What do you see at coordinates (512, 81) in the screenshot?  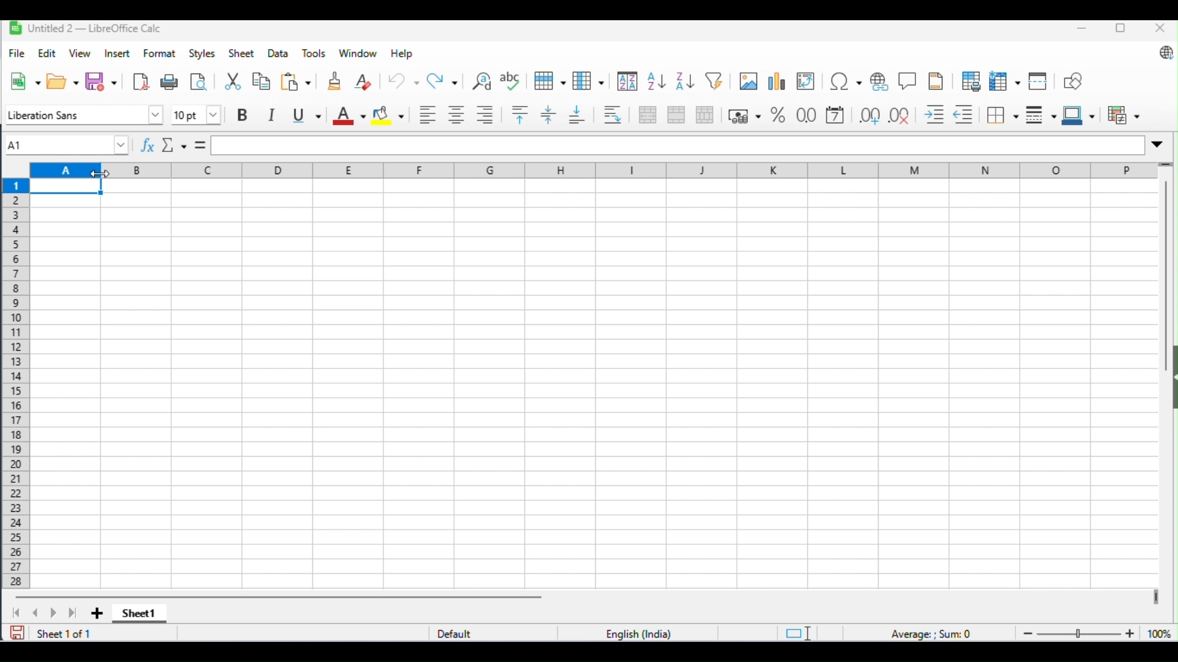 I see `spelling` at bounding box center [512, 81].